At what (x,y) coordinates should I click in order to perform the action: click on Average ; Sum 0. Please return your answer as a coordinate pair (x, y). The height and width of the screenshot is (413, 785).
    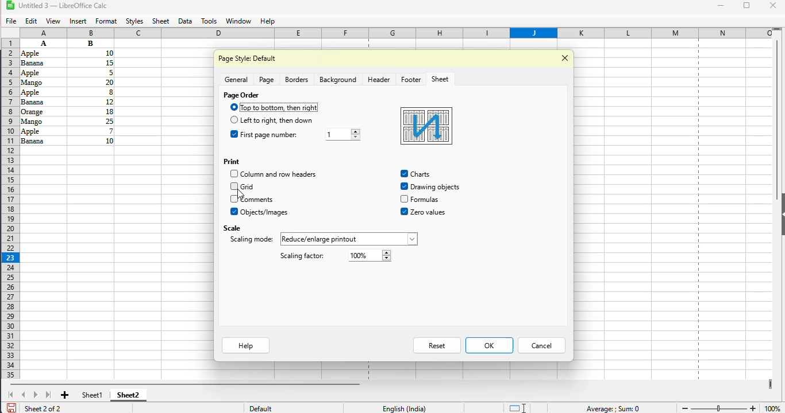
    Looking at the image, I should click on (612, 408).